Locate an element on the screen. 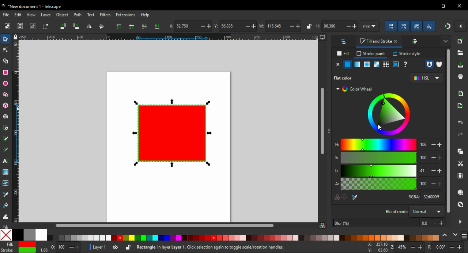 This screenshot has width=468, height=253. extensions is located at coordinates (125, 15).